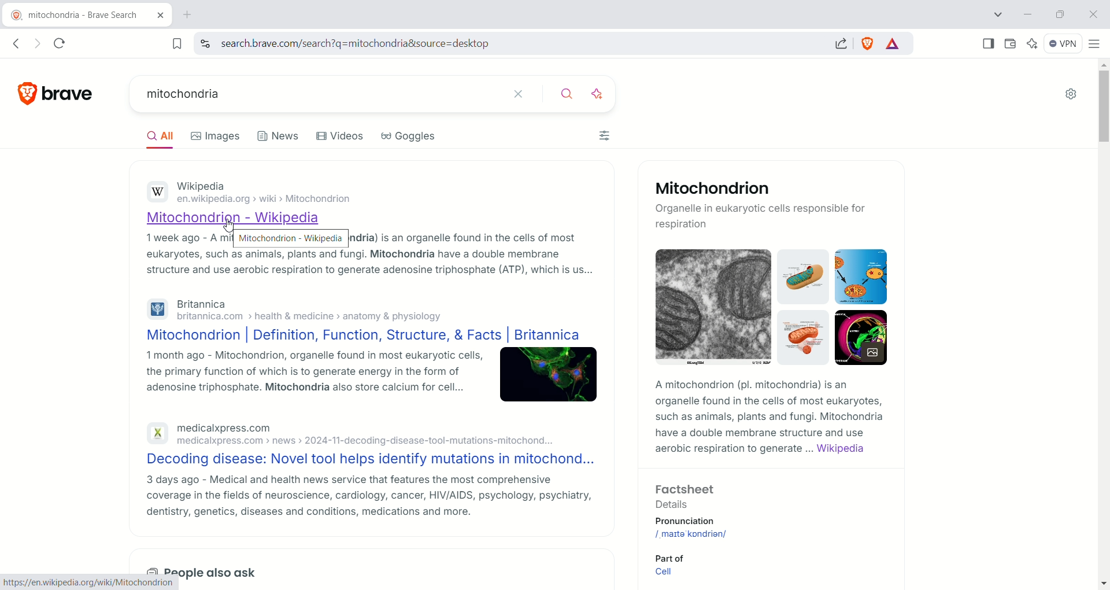 The height and width of the screenshot is (590, 1110). I want to click on Decoding disease: Novel tool helps identify mutations in mitochond..., so click(373, 459).